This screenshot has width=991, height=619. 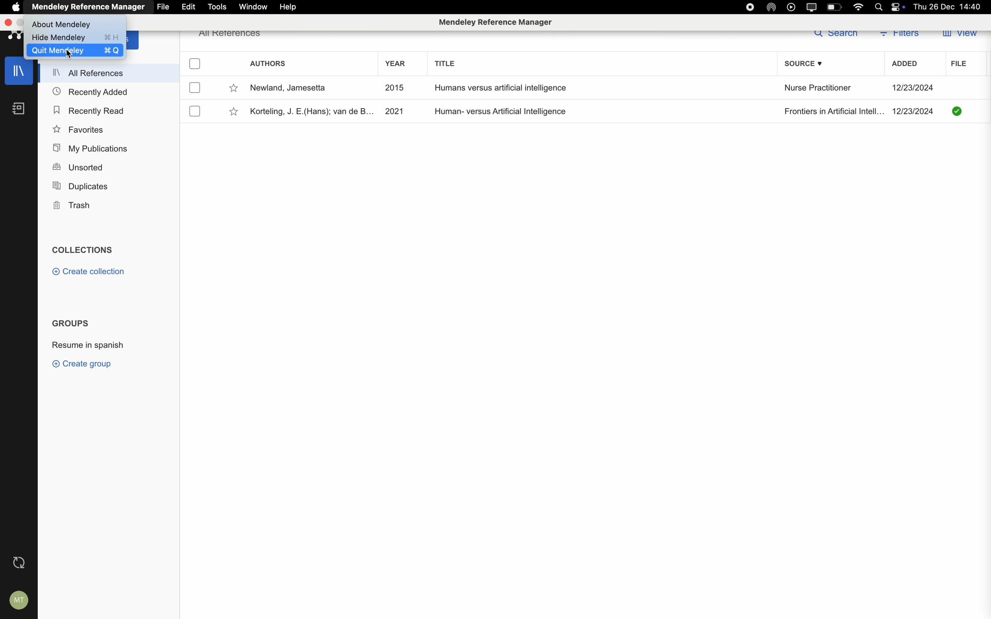 I want to click on about Mendeley, so click(x=63, y=23).